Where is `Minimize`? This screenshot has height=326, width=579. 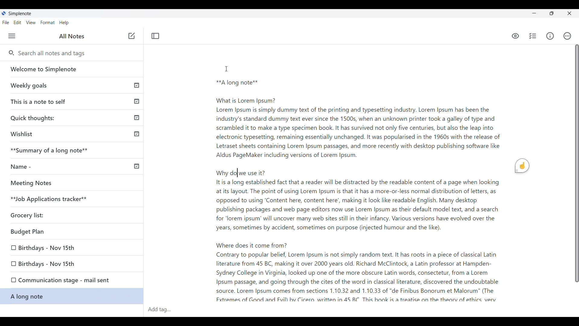 Minimize is located at coordinates (534, 13).